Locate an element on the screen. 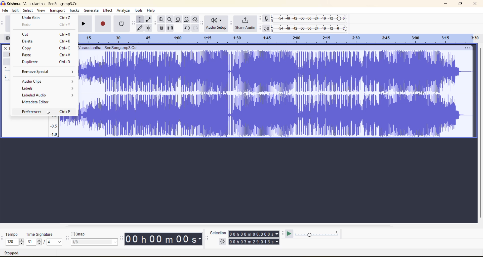  time toolbar is located at coordinates (122, 240).